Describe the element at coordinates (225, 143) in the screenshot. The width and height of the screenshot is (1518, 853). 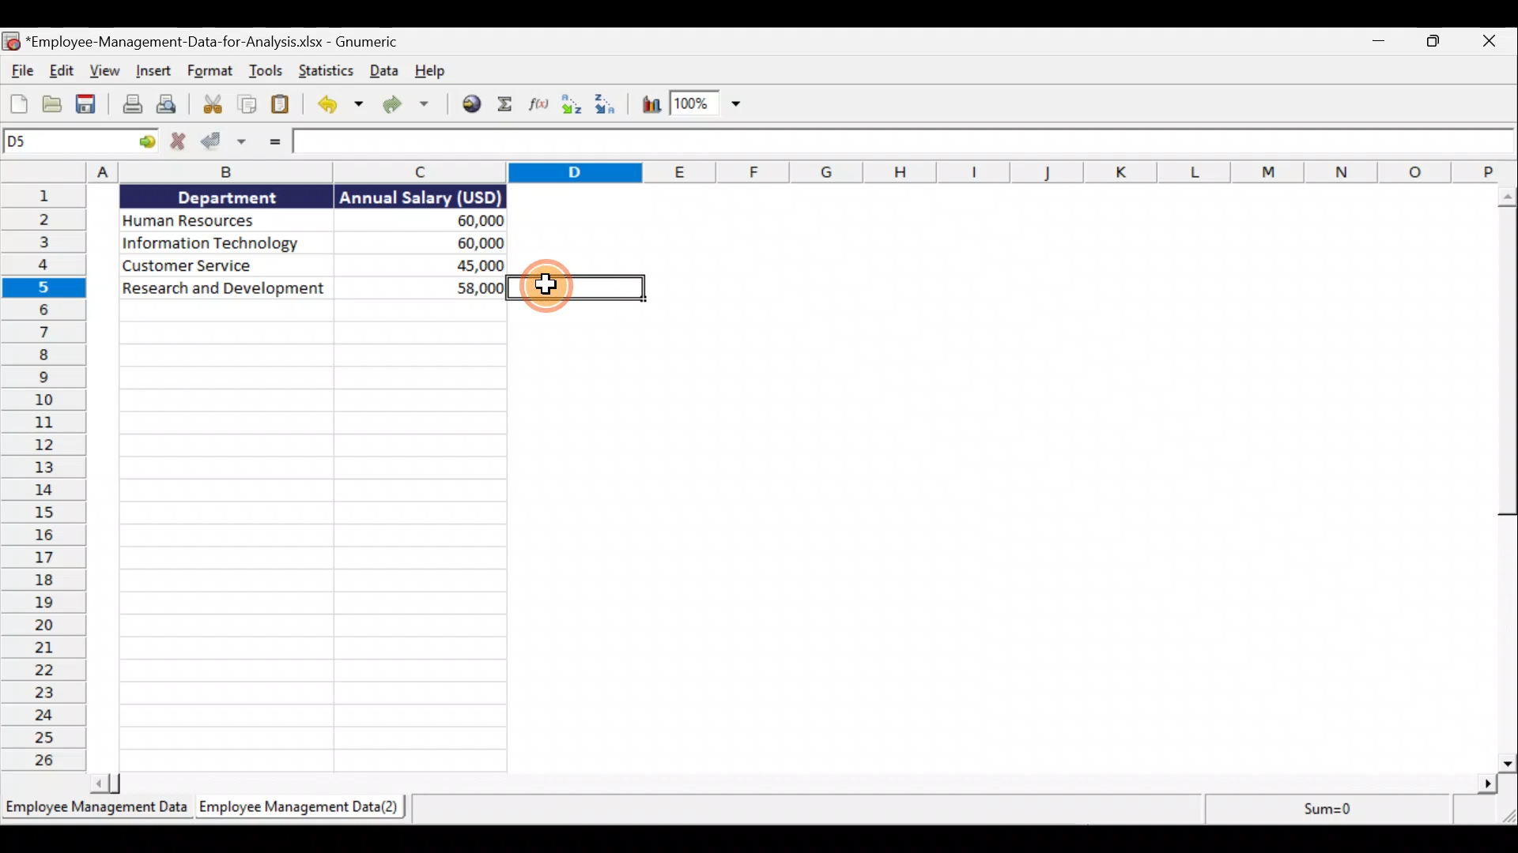
I see `Accept change` at that location.